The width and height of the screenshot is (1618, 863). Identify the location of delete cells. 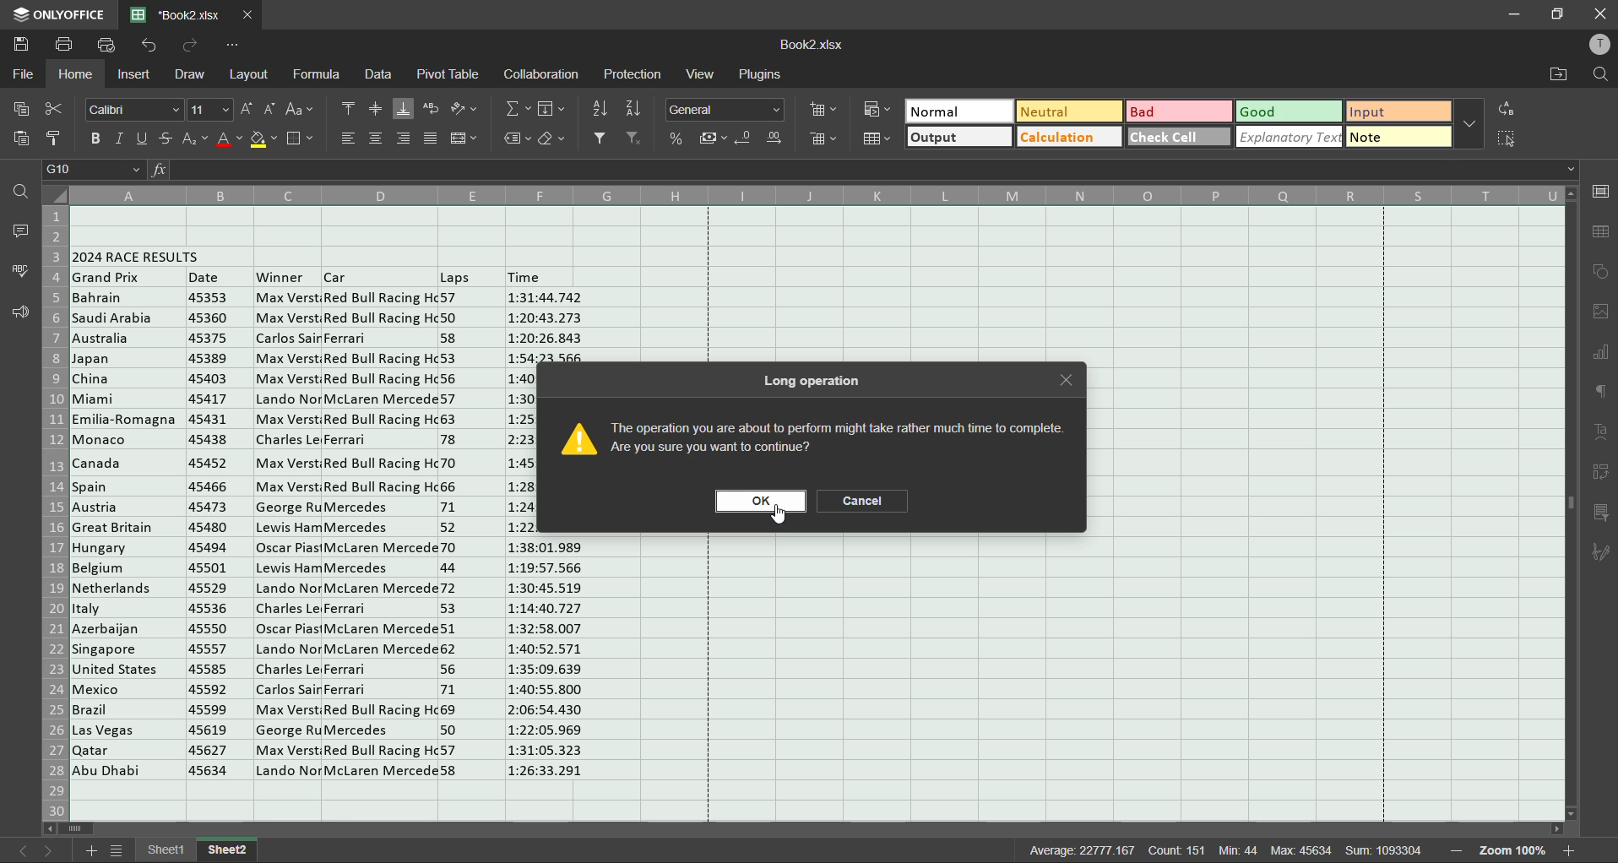
(824, 139).